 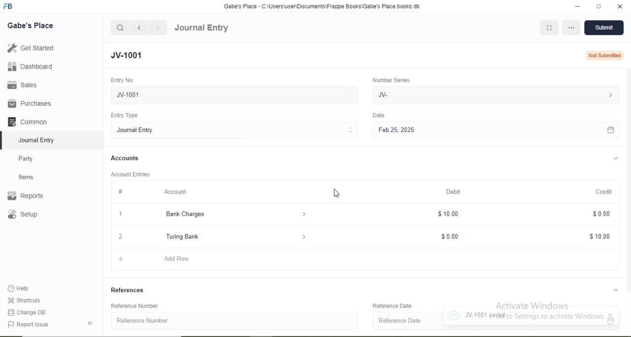 What do you see at coordinates (338, 194) in the screenshot?
I see `cursor` at bounding box center [338, 194].